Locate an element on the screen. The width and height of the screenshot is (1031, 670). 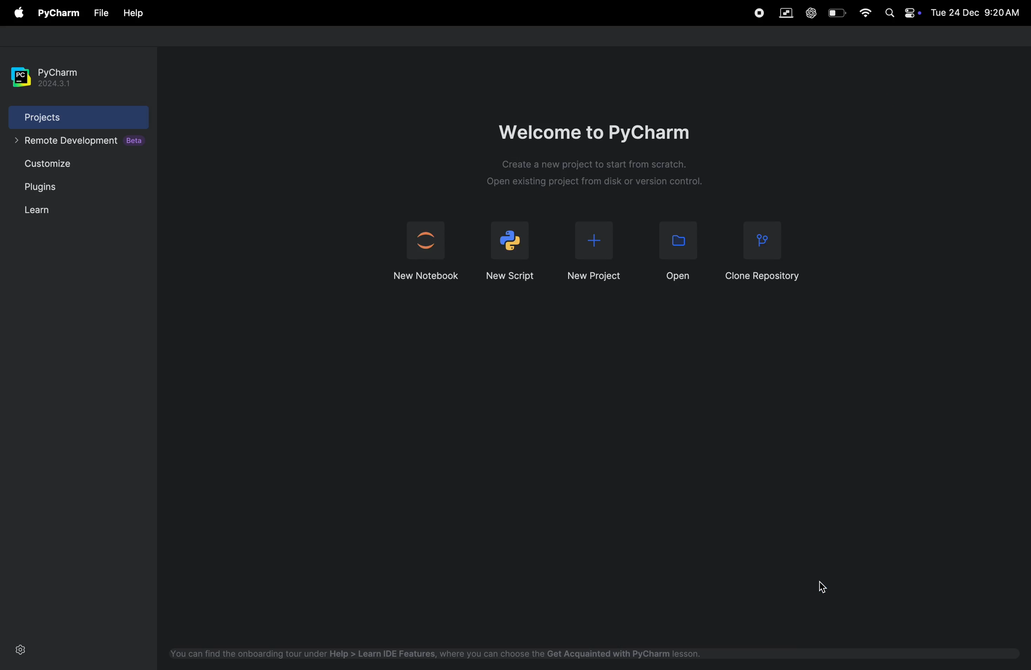
help is located at coordinates (133, 14).